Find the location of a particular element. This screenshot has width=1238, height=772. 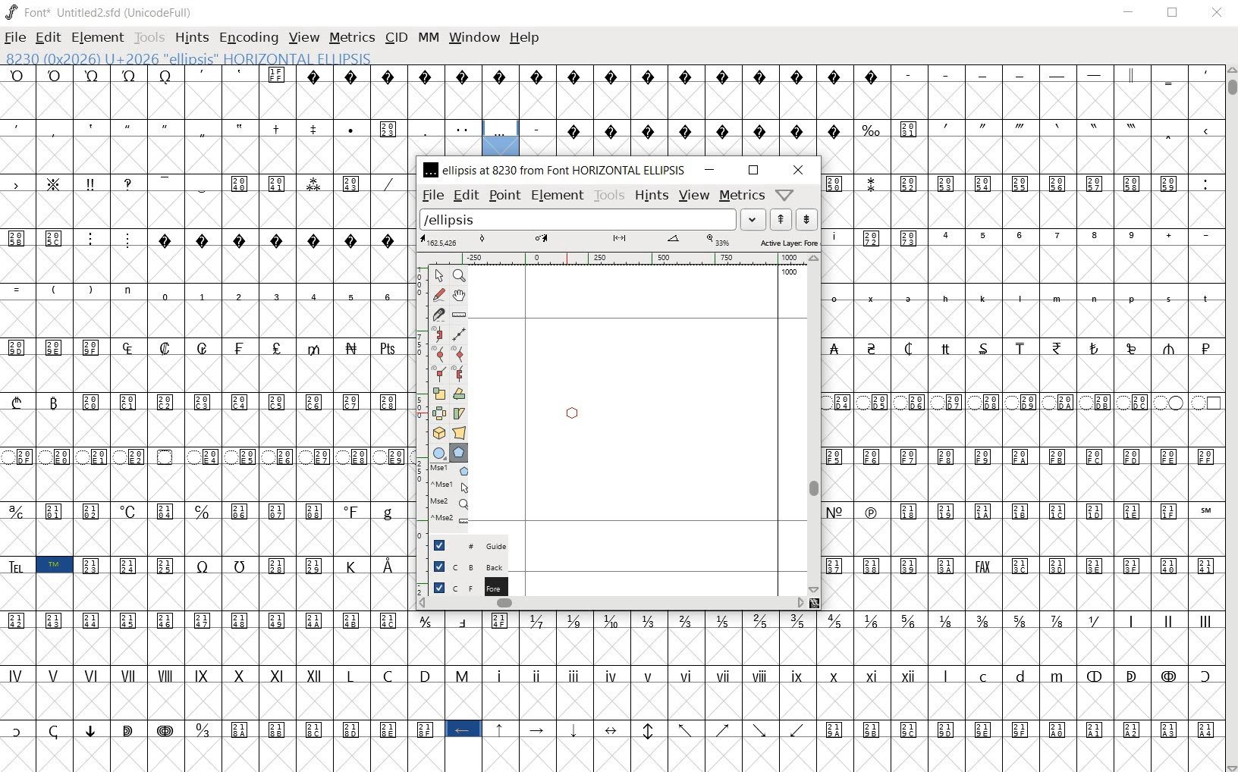

scrollbar is located at coordinates (611, 603).